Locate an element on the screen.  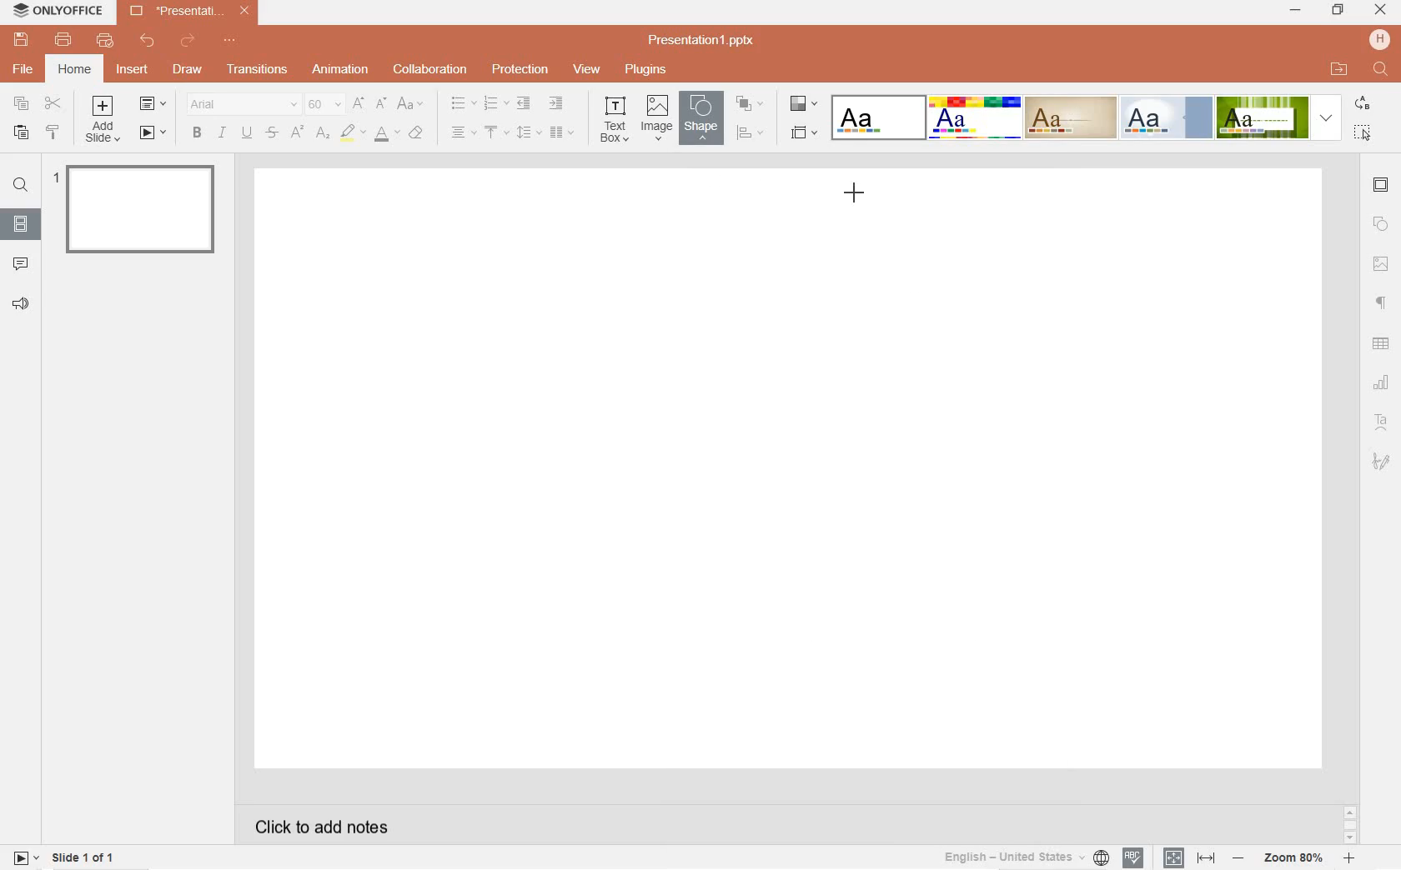
click to add notes is located at coordinates (315, 825).